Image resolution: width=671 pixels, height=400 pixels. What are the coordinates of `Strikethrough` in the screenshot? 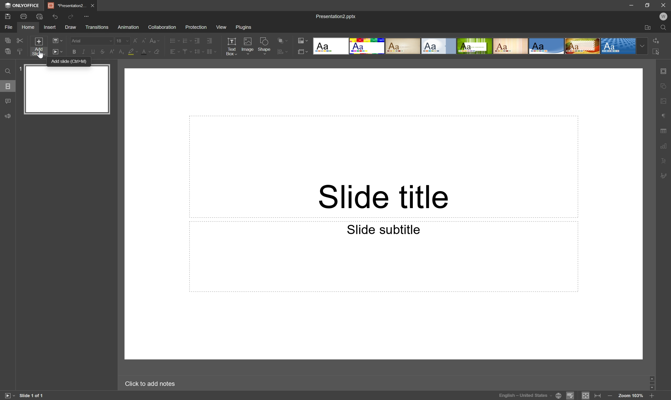 It's located at (101, 52).